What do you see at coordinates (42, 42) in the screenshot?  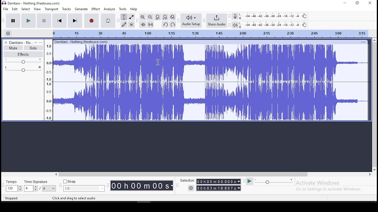 I see `open menu` at bounding box center [42, 42].